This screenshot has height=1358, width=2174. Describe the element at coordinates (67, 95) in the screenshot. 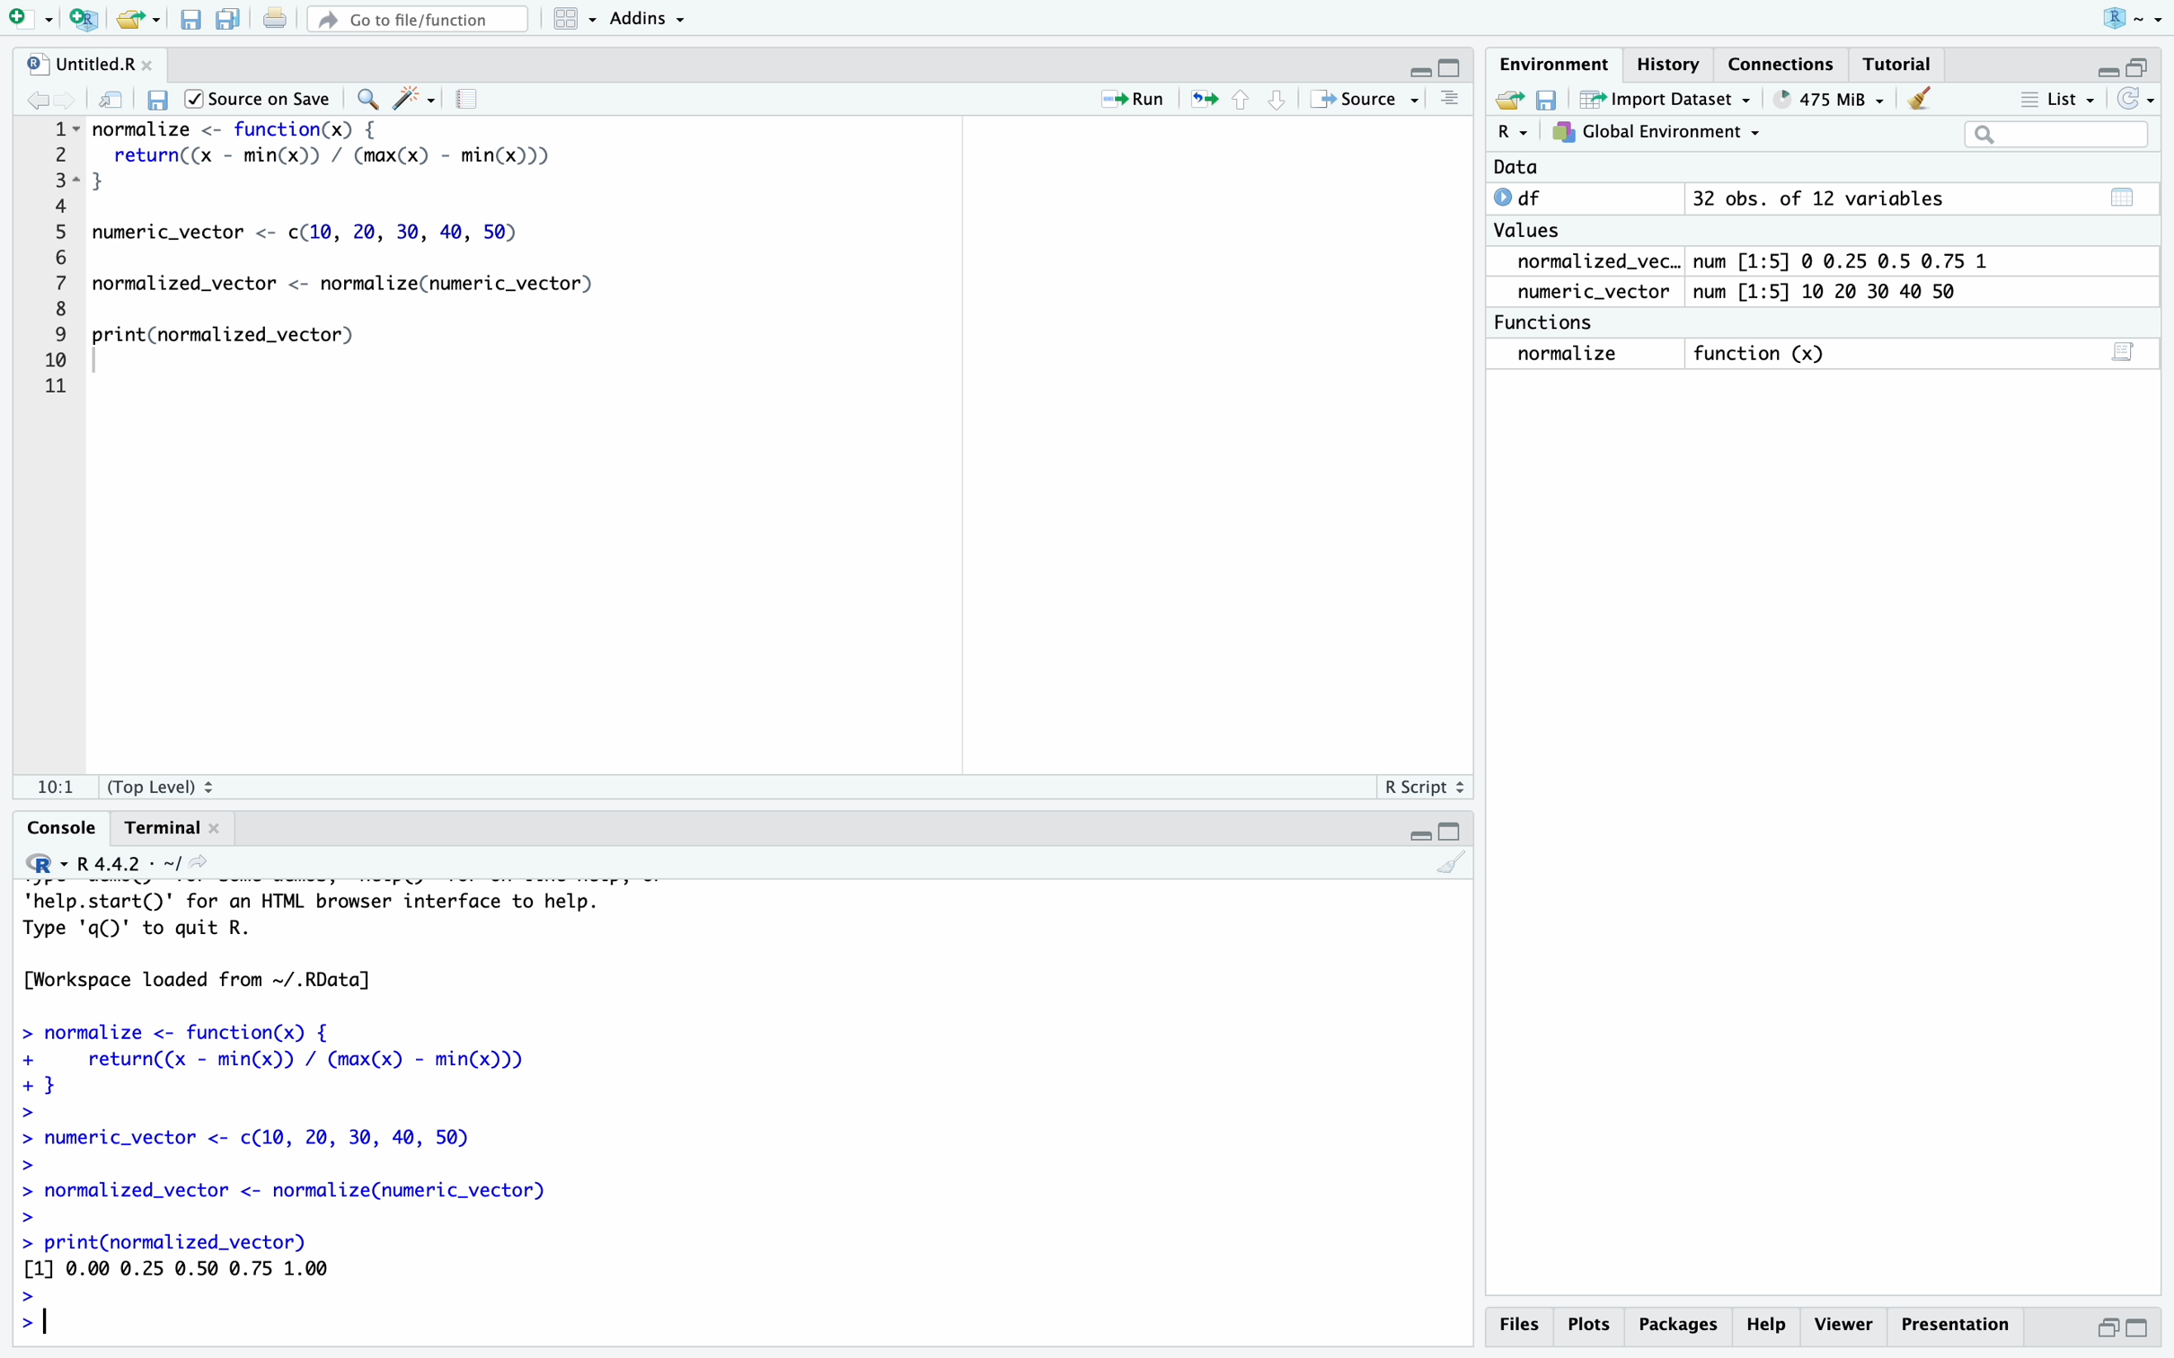

I see `Go forward to the next source location (Ctrl + F10)` at that location.